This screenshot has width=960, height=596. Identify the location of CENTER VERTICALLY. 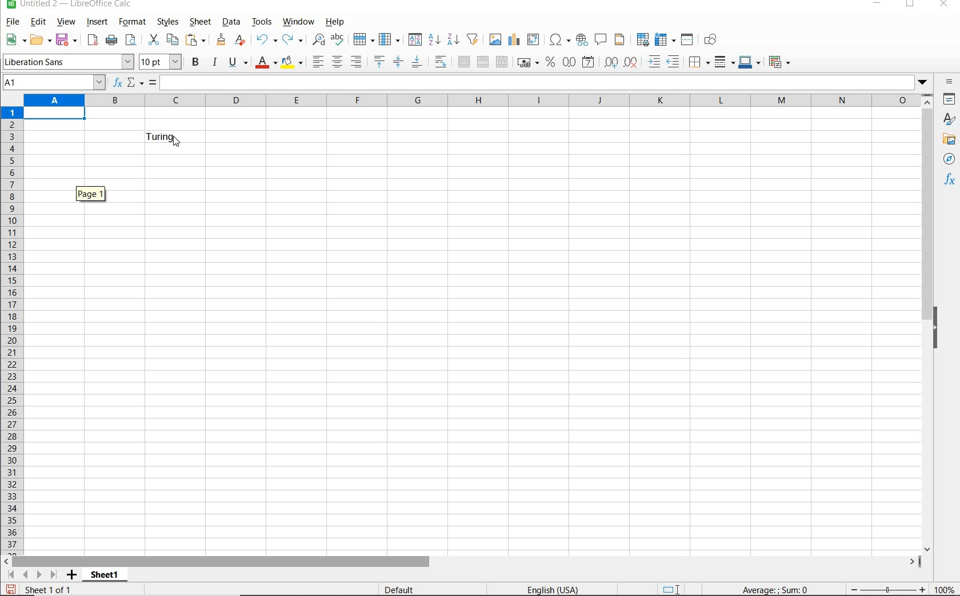
(399, 63).